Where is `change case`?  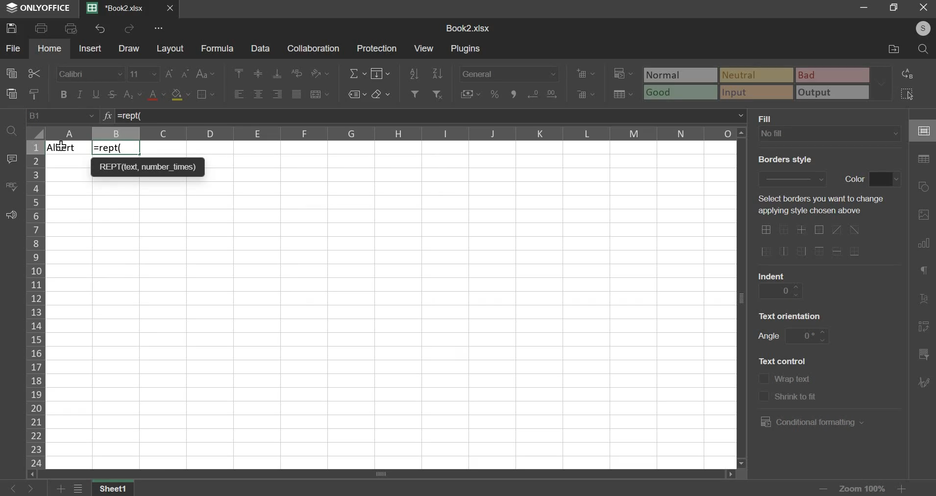
change case is located at coordinates (206, 74).